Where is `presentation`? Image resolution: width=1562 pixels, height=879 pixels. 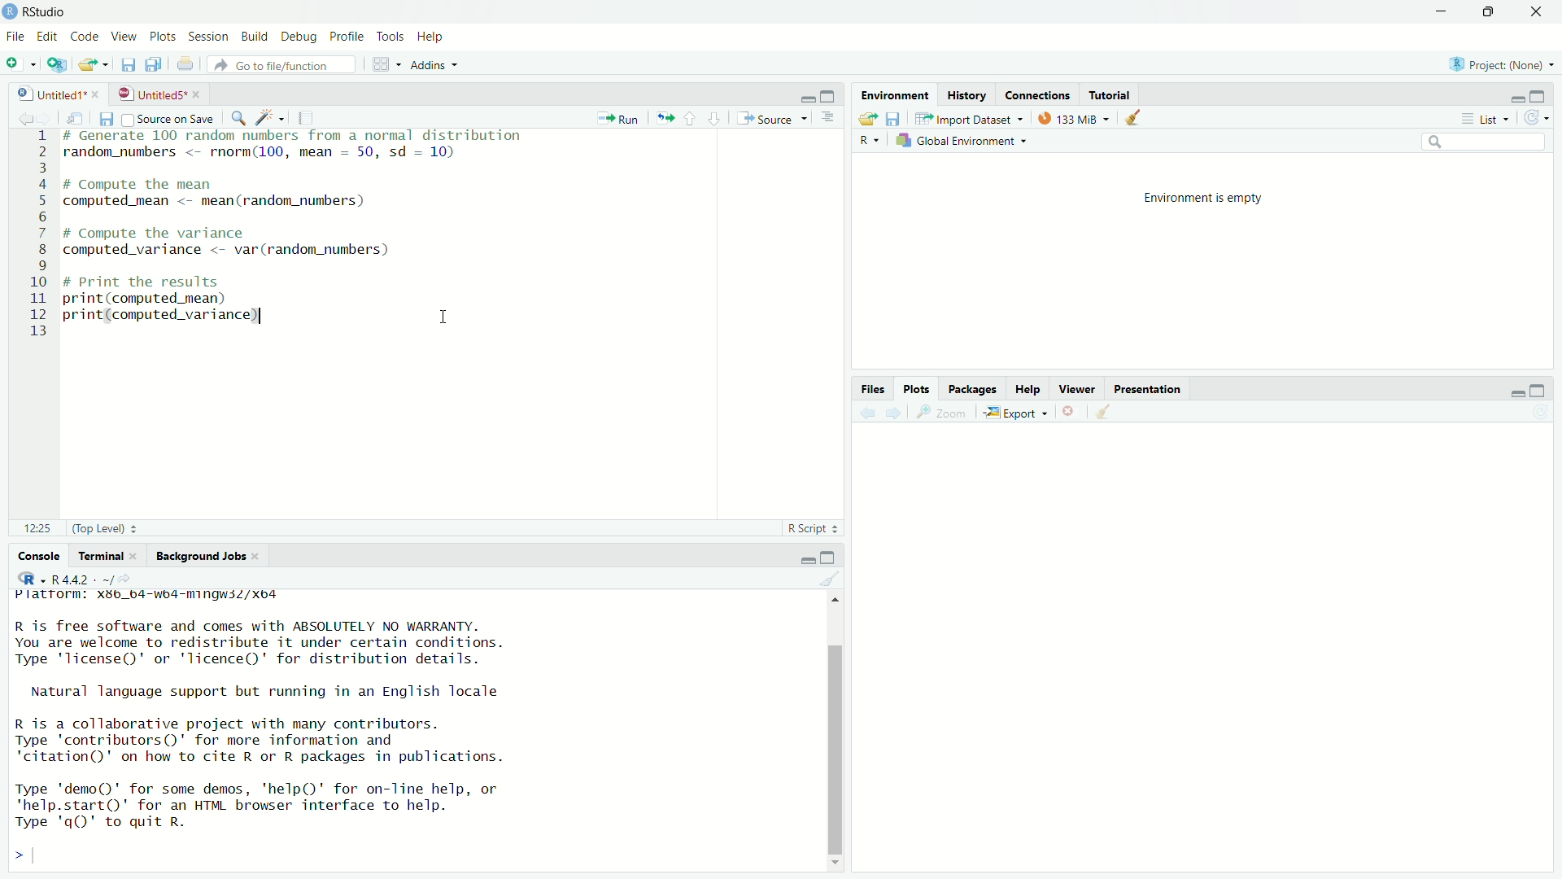 presentation is located at coordinates (1151, 387).